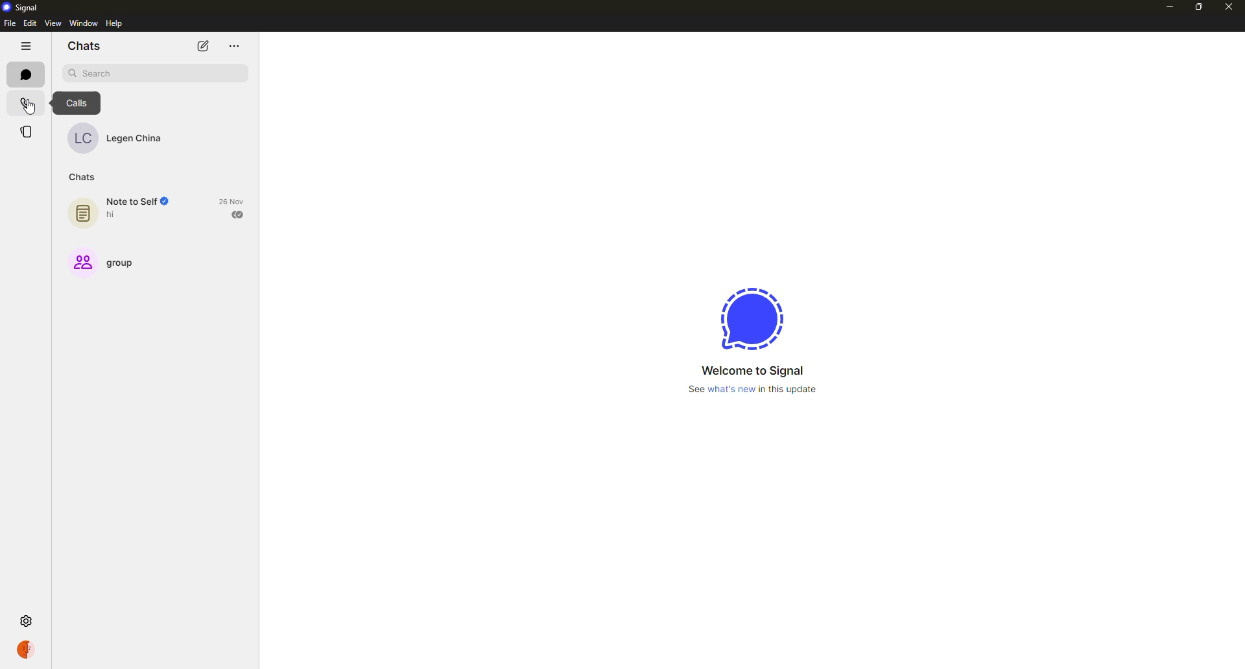 The width and height of the screenshot is (1245, 669). I want to click on welcome to signal, so click(753, 371).